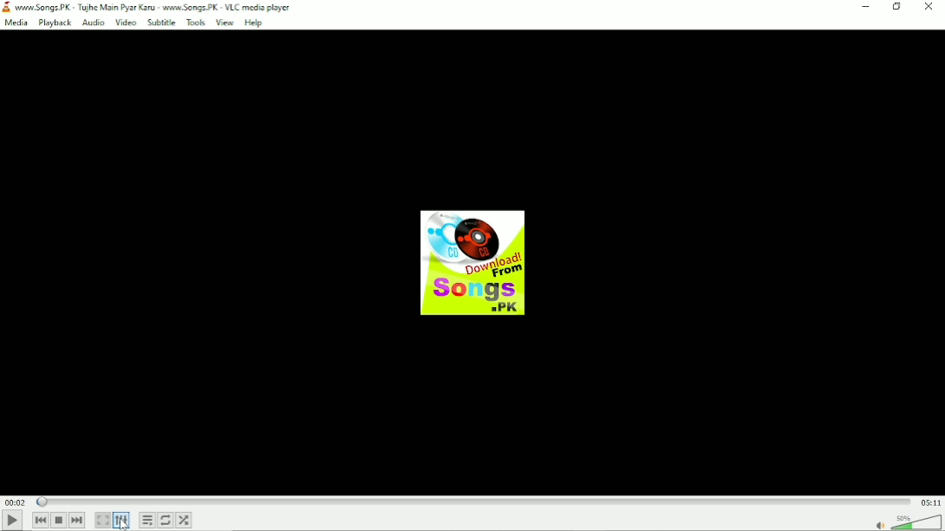  What do you see at coordinates (866, 7) in the screenshot?
I see `minimize` at bounding box center [866, 7].